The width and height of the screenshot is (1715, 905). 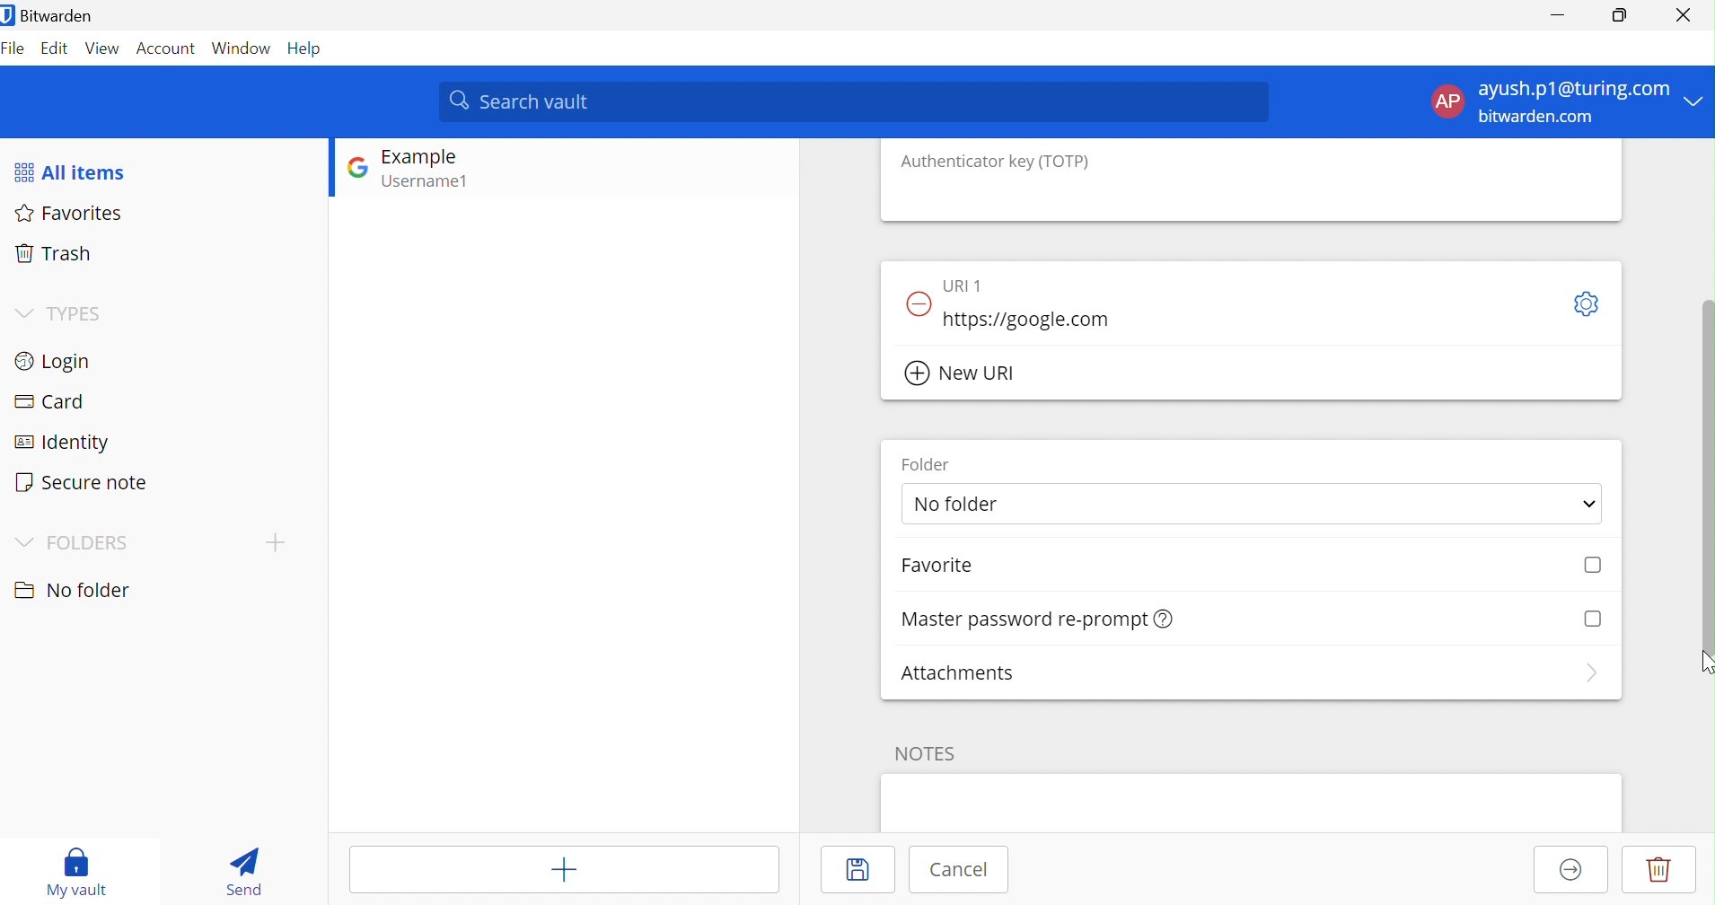 What do you see at coordinates (447, 171) in the screenshot?
I see `GOOGLE LOGIN ENTRY` at bounding box center [447, 171].